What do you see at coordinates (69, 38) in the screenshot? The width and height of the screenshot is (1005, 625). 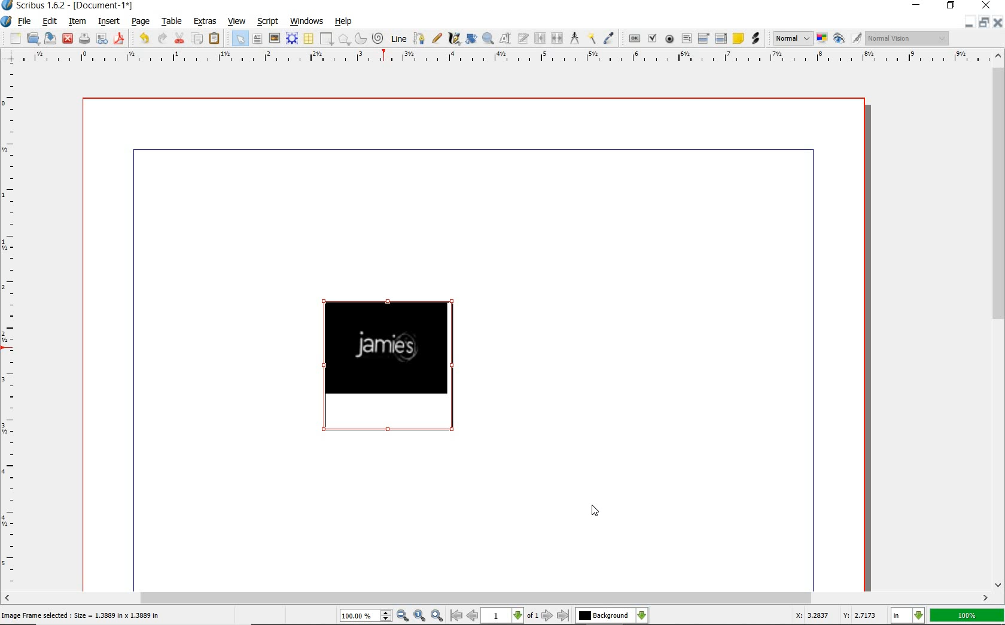 I see `close` at bounding box center [69, 38].